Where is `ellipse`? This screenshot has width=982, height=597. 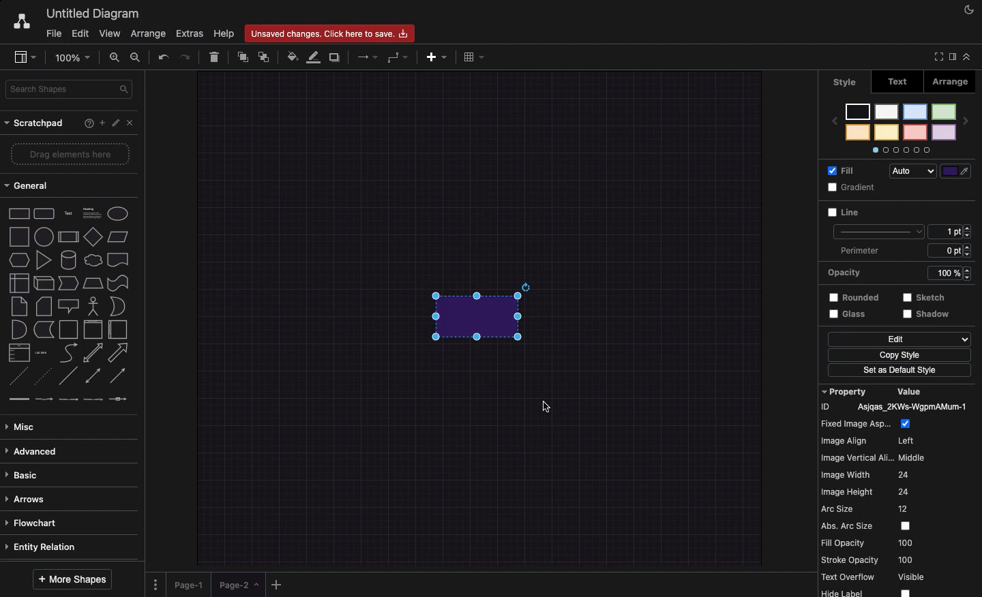 ellipse is located at coordinates (118, 211).